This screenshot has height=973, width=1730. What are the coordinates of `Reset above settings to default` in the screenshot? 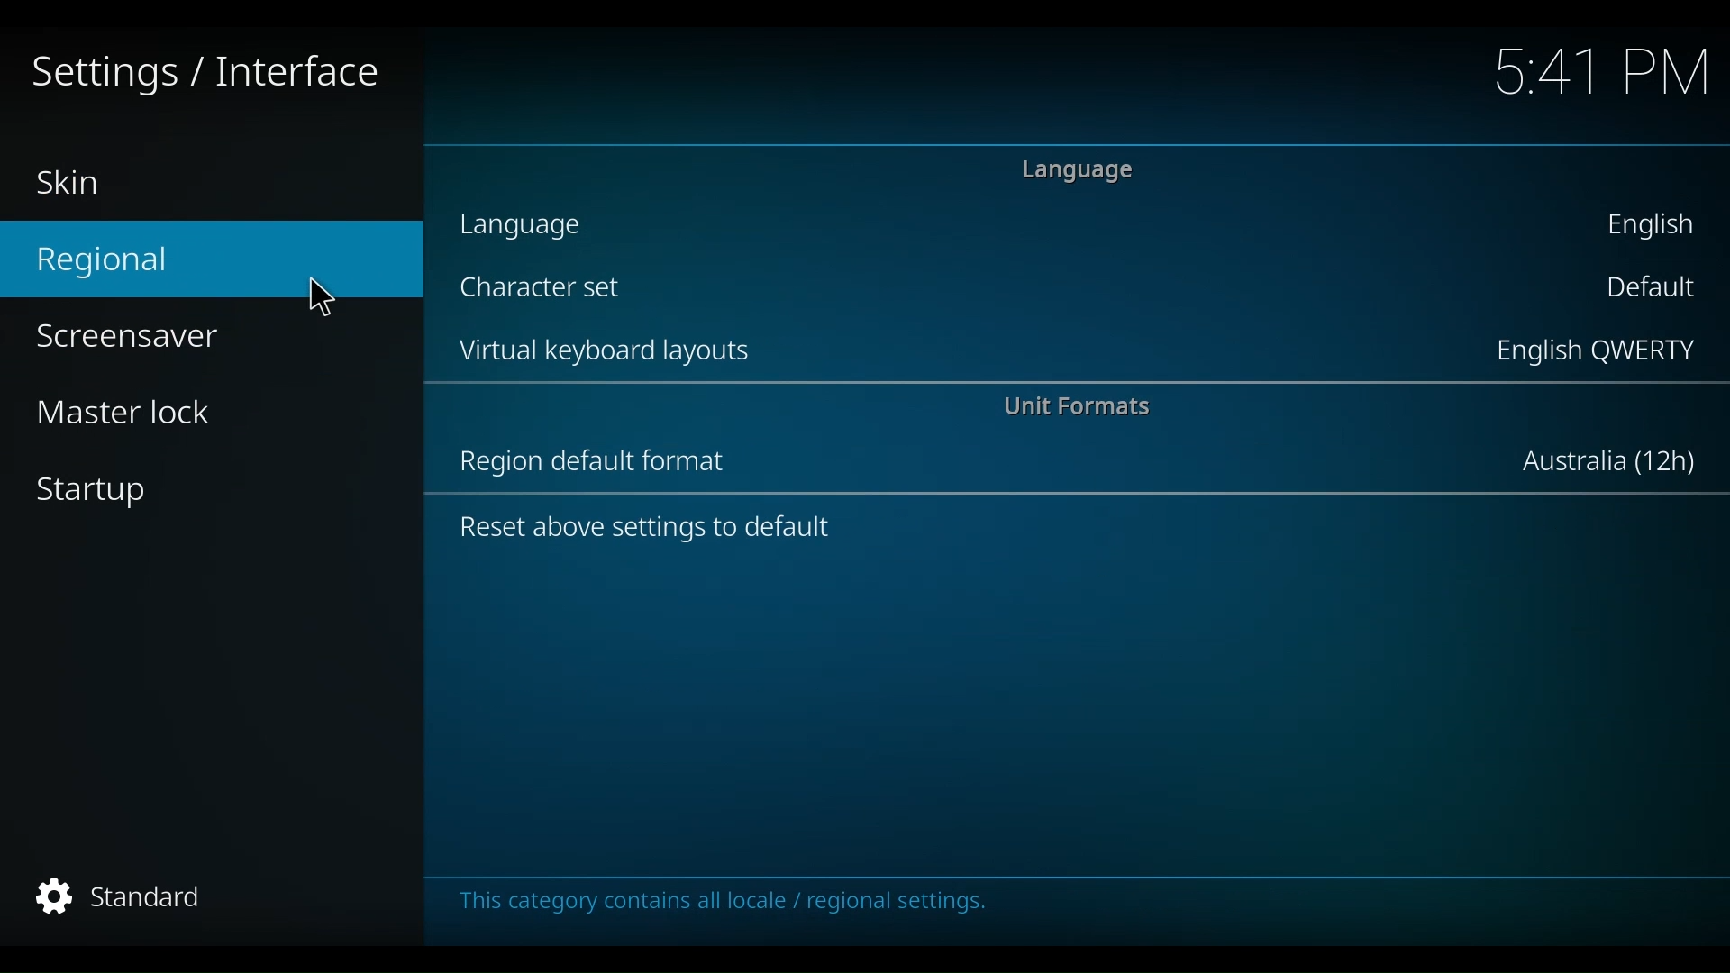 It's located at (650, 528).